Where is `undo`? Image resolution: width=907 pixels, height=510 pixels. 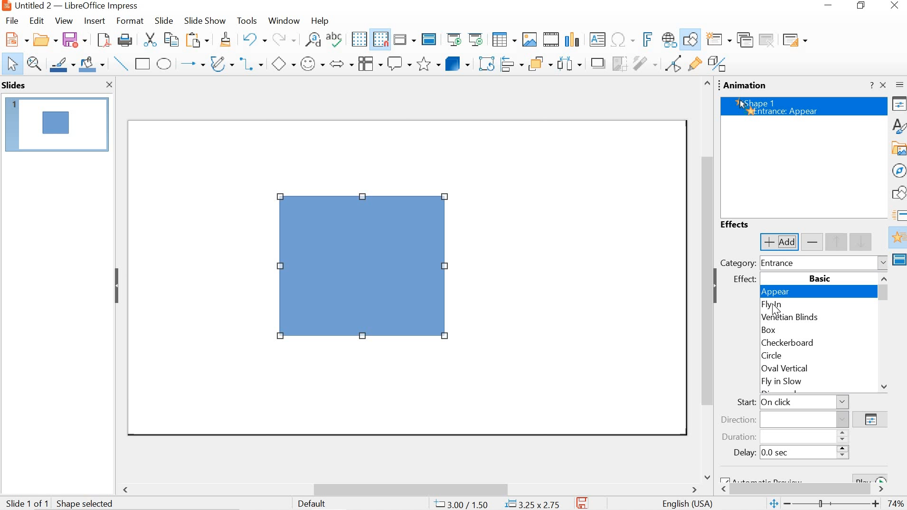 undo is located at coordinates (255, 39).